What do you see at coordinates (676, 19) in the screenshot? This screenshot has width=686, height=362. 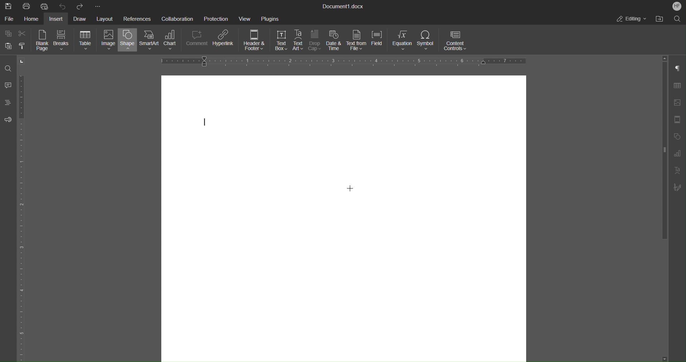 I see `Search` at bounding box center [676, 19].